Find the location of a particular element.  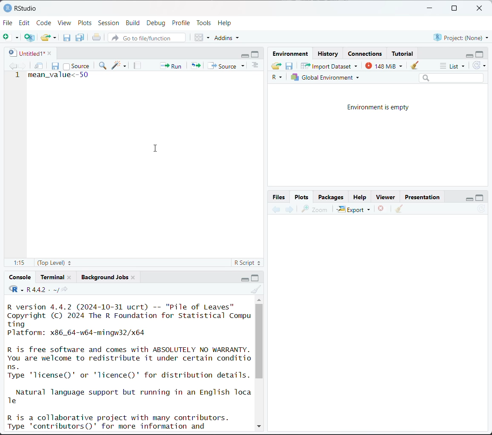

minimize is located at coordinates (468, 54).